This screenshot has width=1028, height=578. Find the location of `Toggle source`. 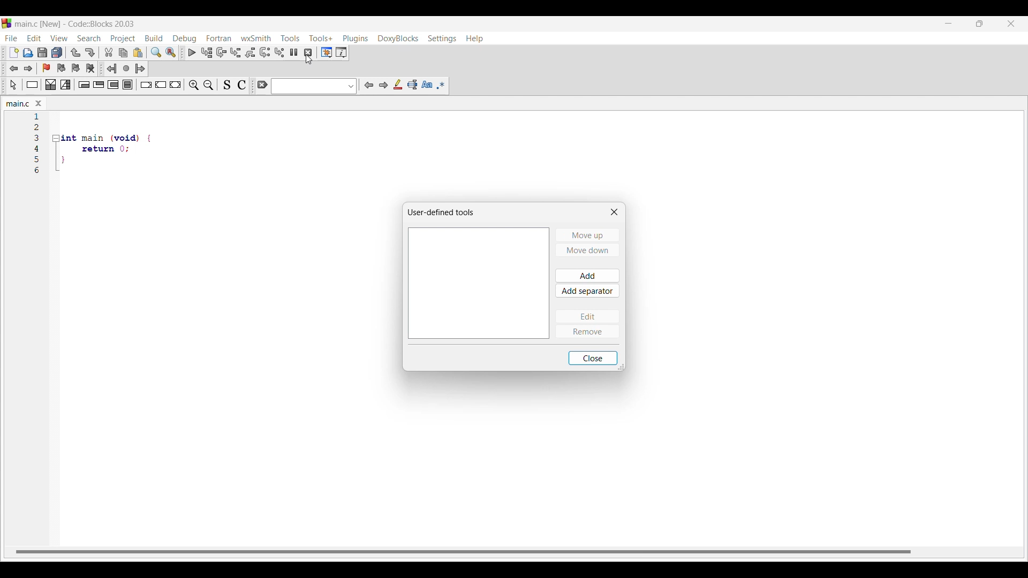

Toggle source is located at coordinates (227, 86).